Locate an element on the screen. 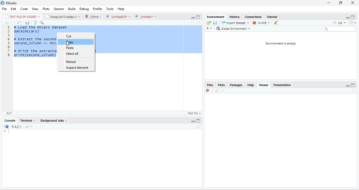 This screenshot has height=190, width=359. list is located at coordinates (340, 23).